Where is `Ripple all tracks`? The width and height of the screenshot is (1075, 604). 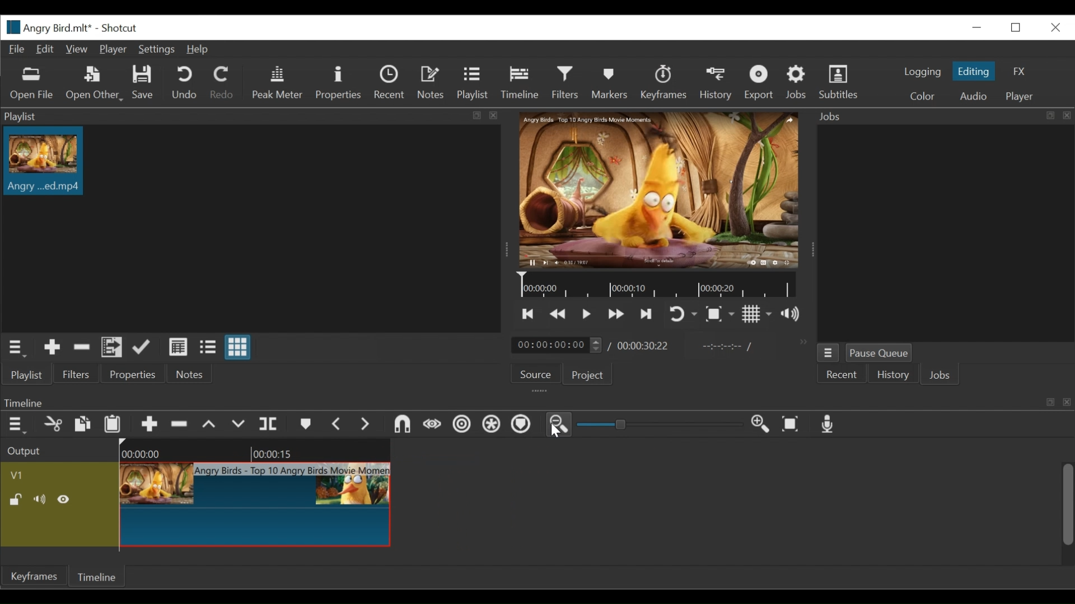 Ripple all tracks is located at coordinates (493, 424).